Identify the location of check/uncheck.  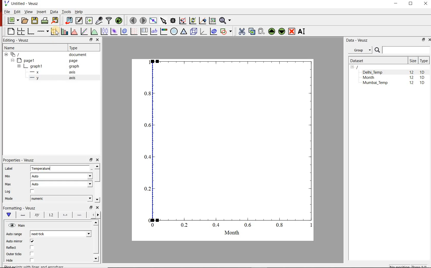
(32, 261).